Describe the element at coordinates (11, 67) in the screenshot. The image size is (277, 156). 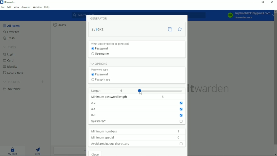
I see `Identity` at that location.